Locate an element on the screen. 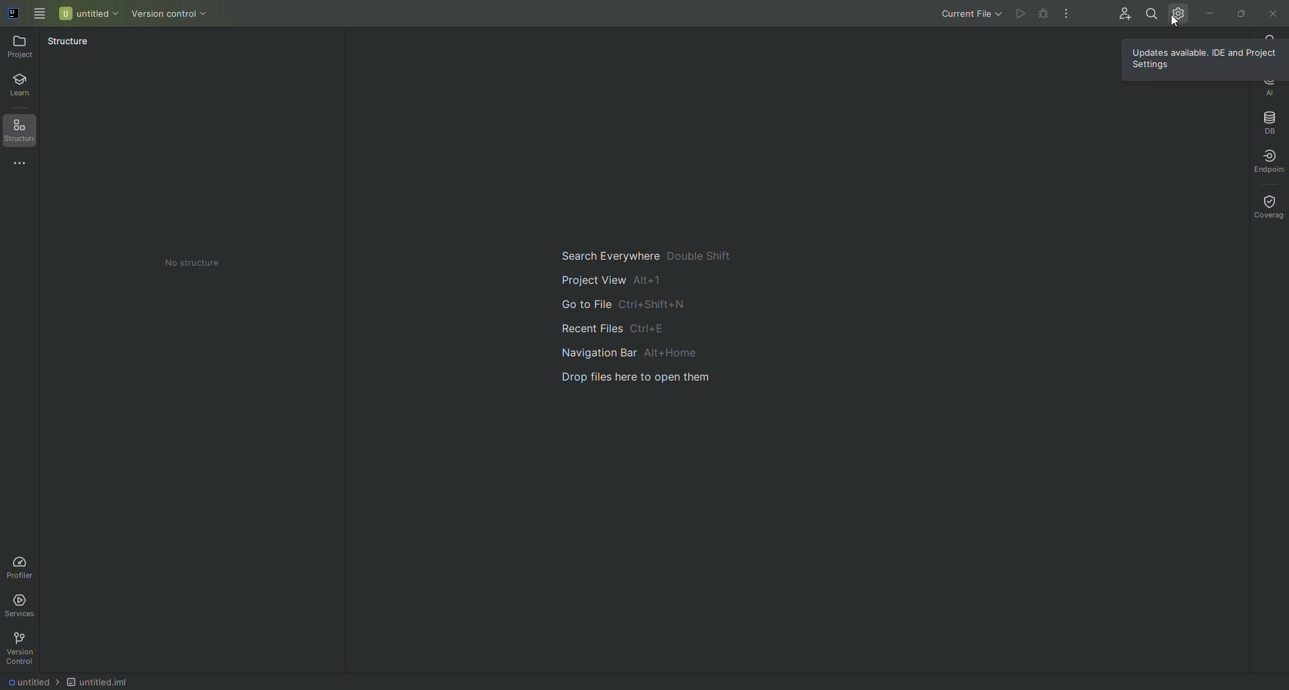 This screenshot has height=690, width=1289. Endpoint is located at coordinates (1263, 160).